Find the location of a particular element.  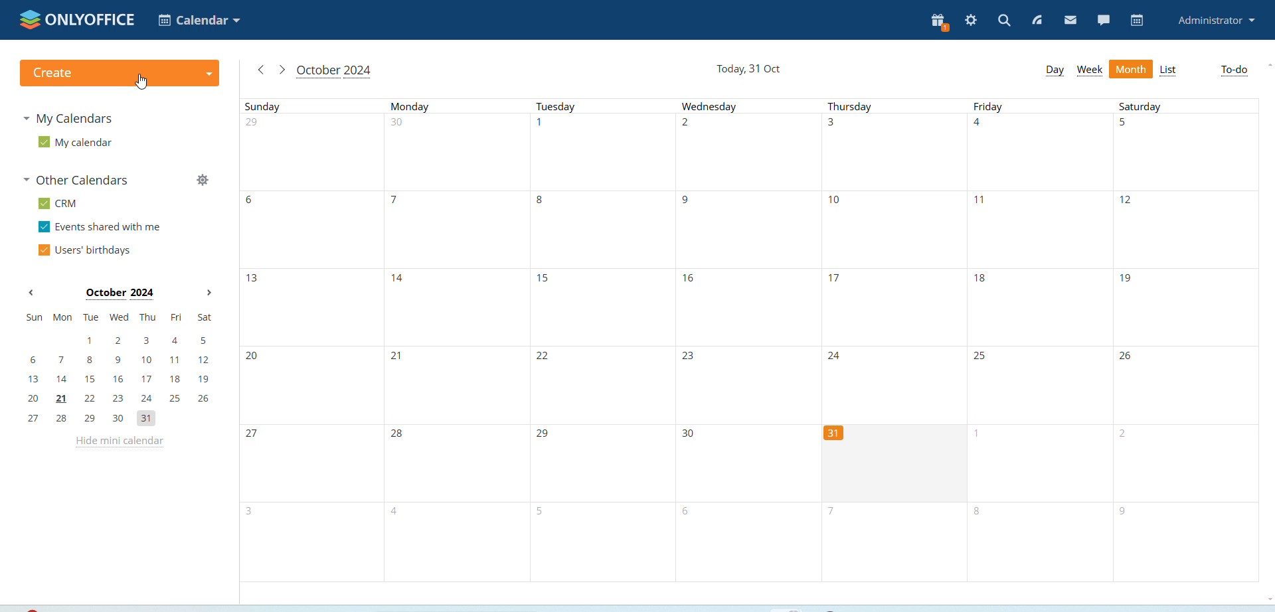

Sundays is located at coordinates (310, 341).